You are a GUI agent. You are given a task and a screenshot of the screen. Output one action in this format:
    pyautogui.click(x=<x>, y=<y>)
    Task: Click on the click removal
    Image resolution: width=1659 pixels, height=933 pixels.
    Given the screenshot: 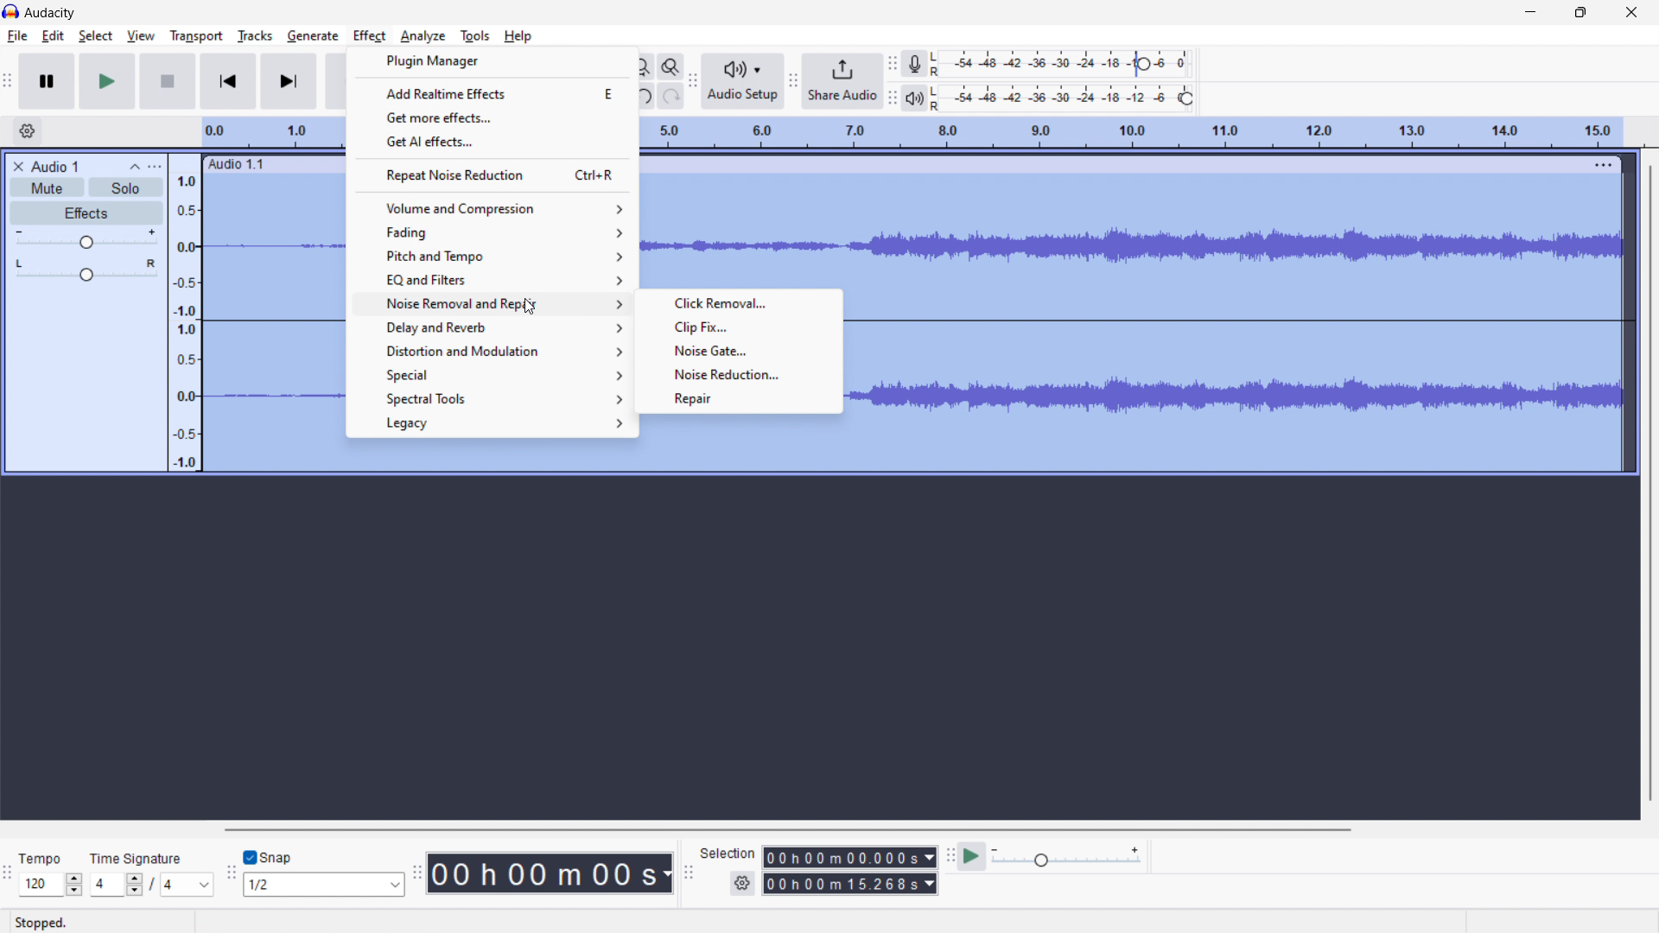 What is the action you would take?
    pyautogui.click(x=738, y=303)
    